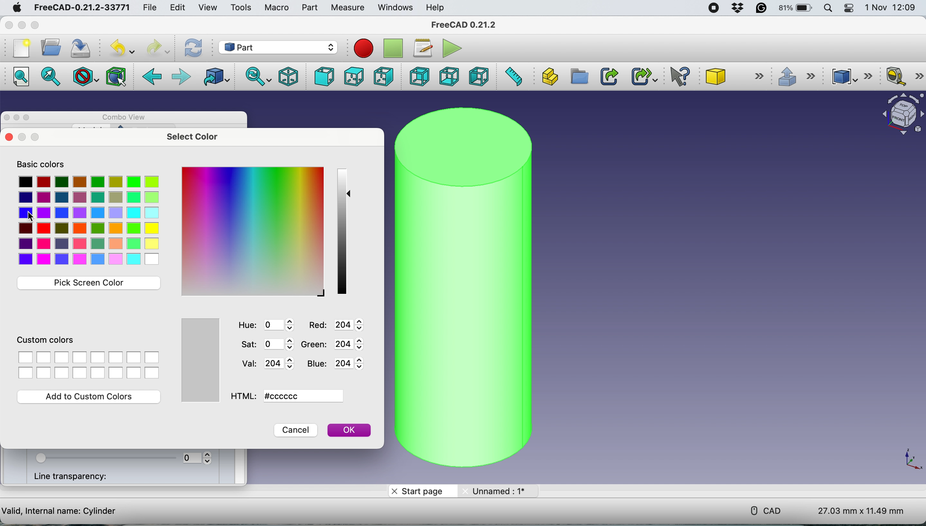 The width and height of the screenshot is (926, 526). I want to click on help, so click(437, 8).